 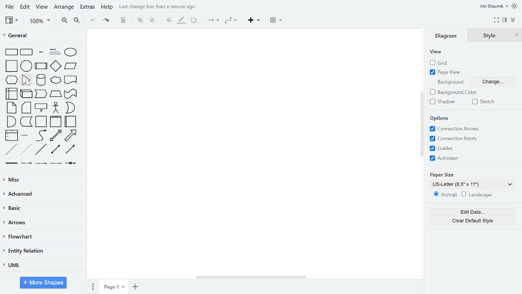 I want to click on horizontal scrollbar, so click(x=250, y=277).